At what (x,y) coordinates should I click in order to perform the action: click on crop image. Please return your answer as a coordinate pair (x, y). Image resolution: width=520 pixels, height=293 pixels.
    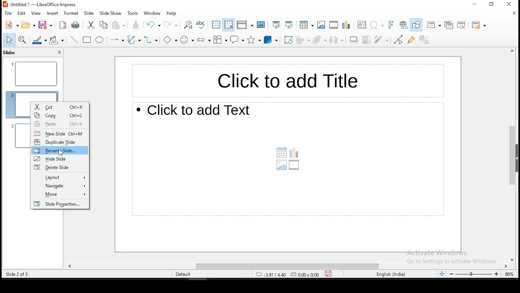
    Looking at the image, I should click on (367, 39).